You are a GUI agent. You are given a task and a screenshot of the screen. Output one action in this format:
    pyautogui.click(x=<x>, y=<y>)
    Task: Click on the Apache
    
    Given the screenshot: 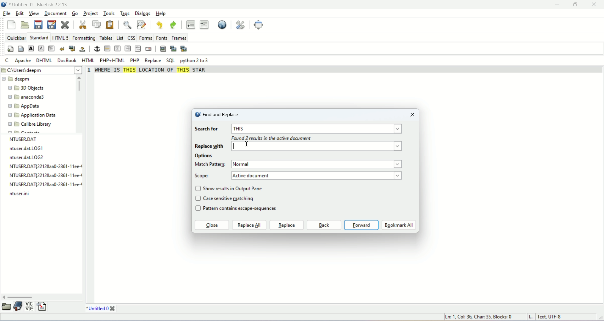 What is the action you would take?
    pyautogui.click(x=22, y=61)
    